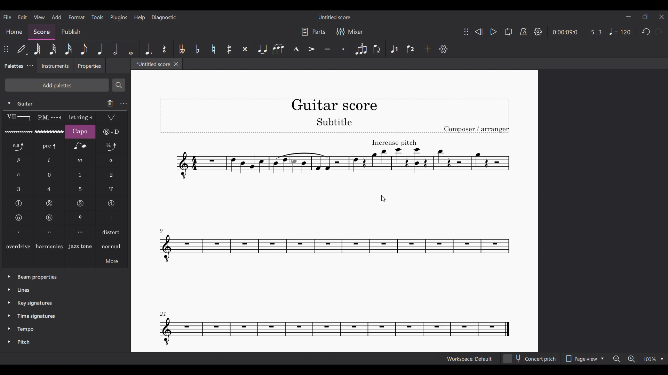 The height and width of the screenshot is (375, 668). I want to click on Click to expand time signatures palette, so click(9, 315).